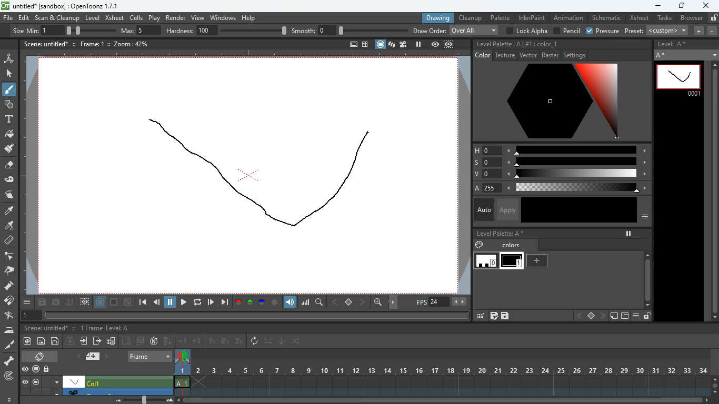  Describe the element at coordinates (154, 341) in the screenshot. I see `n` at that location.